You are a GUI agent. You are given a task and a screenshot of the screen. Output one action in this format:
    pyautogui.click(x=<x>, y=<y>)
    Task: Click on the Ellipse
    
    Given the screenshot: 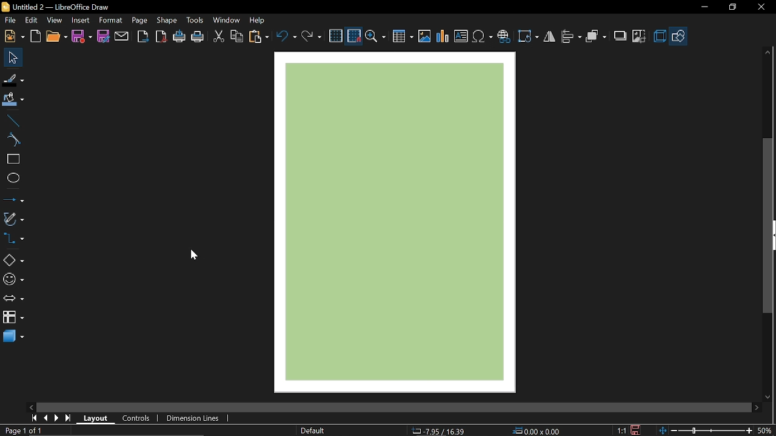 What is the action you would take?
    pyautogui.click(x=12, y=180)
    